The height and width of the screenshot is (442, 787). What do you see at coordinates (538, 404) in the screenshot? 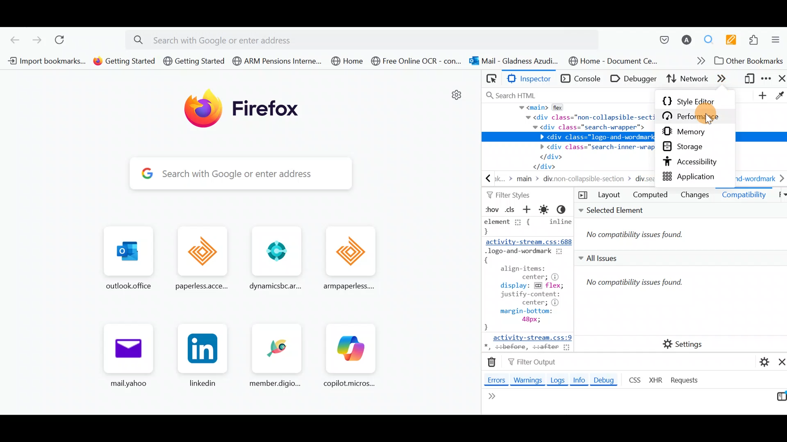
I see `Line editor` at bounding box center [538, 404].